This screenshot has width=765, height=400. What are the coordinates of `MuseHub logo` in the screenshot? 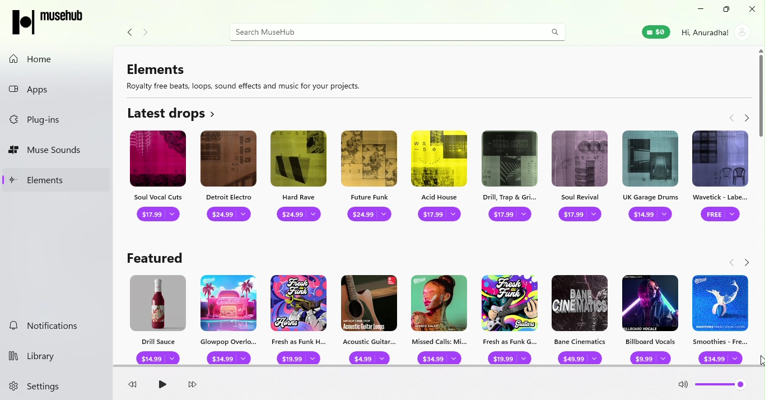 It's located at (50, 21).